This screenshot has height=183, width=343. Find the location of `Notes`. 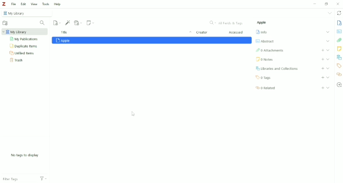

Notes is located at coordinates (339, 49).